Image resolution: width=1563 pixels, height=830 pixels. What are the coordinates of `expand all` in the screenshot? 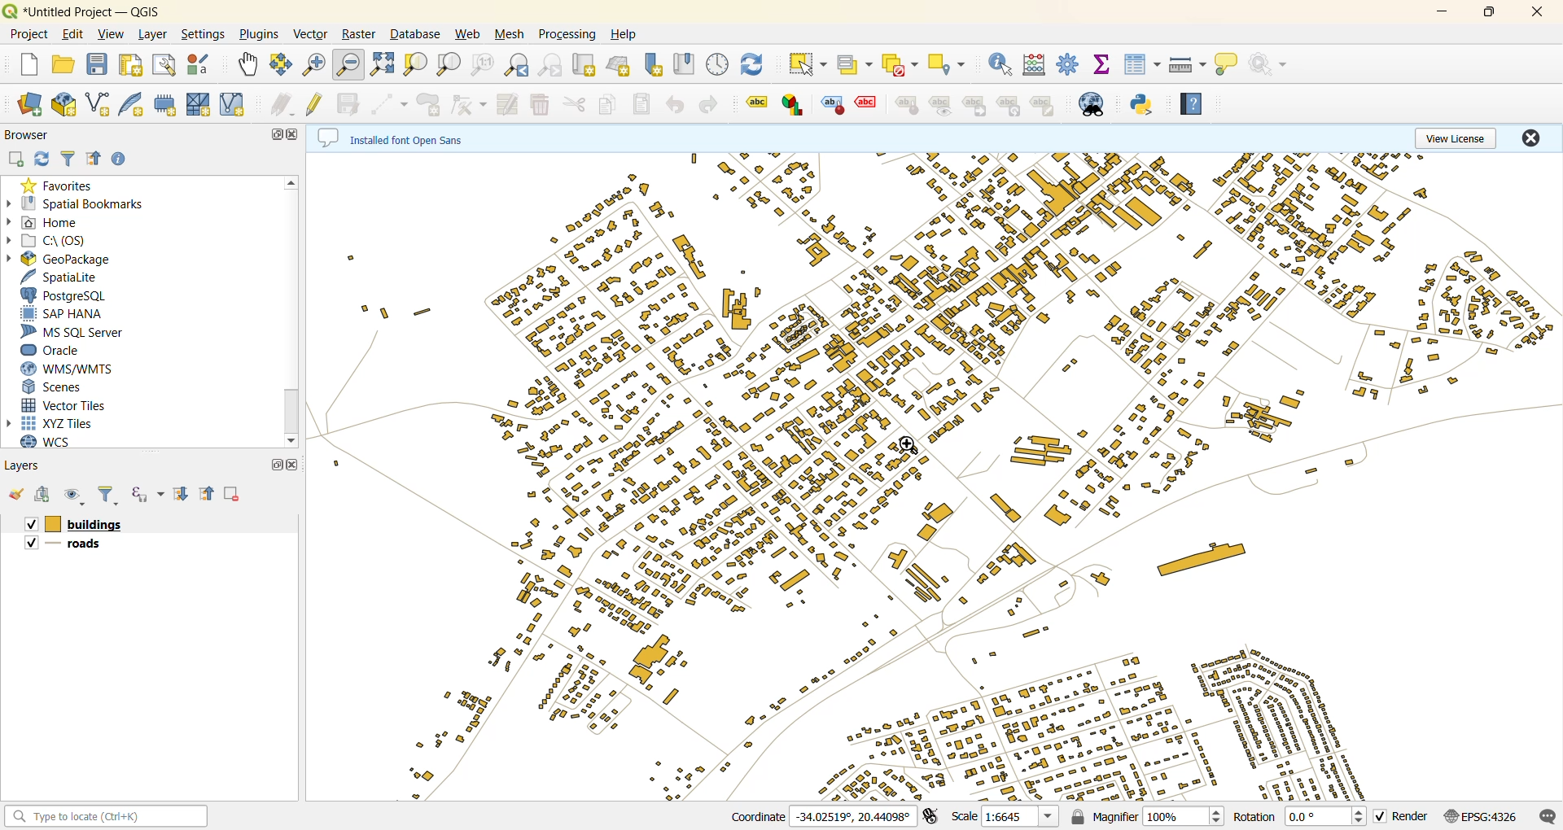 It's located at (177, 495).